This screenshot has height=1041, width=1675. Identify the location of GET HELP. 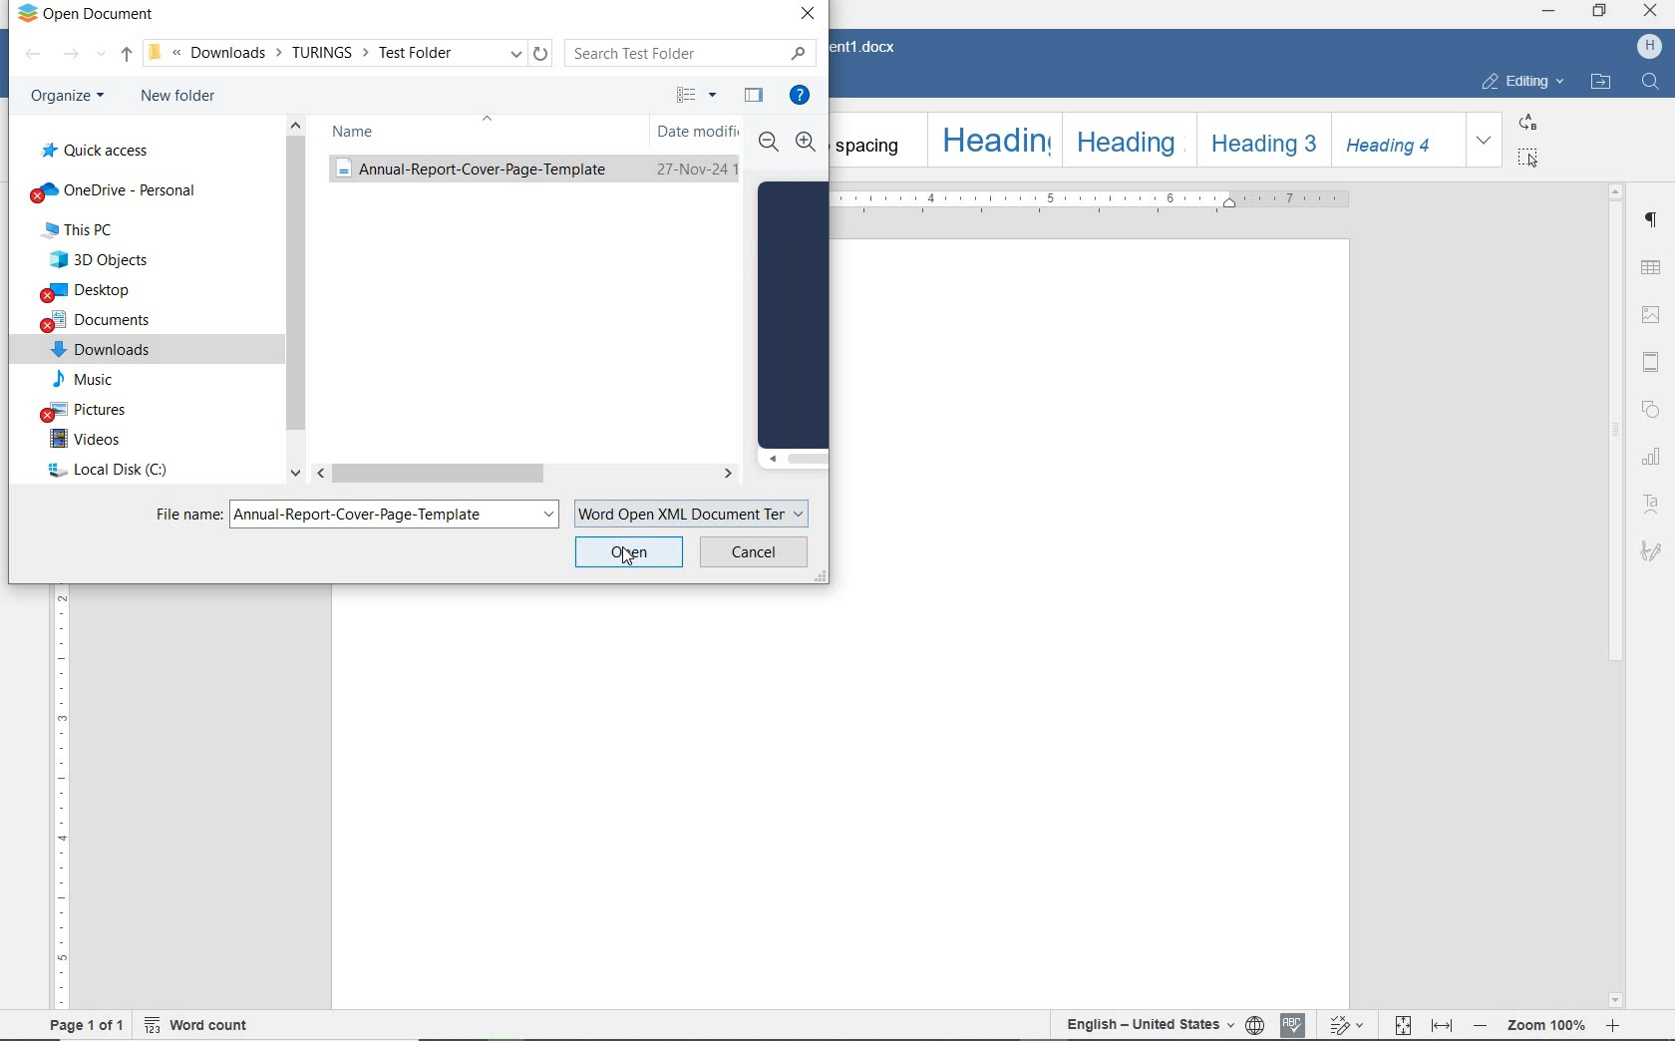
(798, 92).